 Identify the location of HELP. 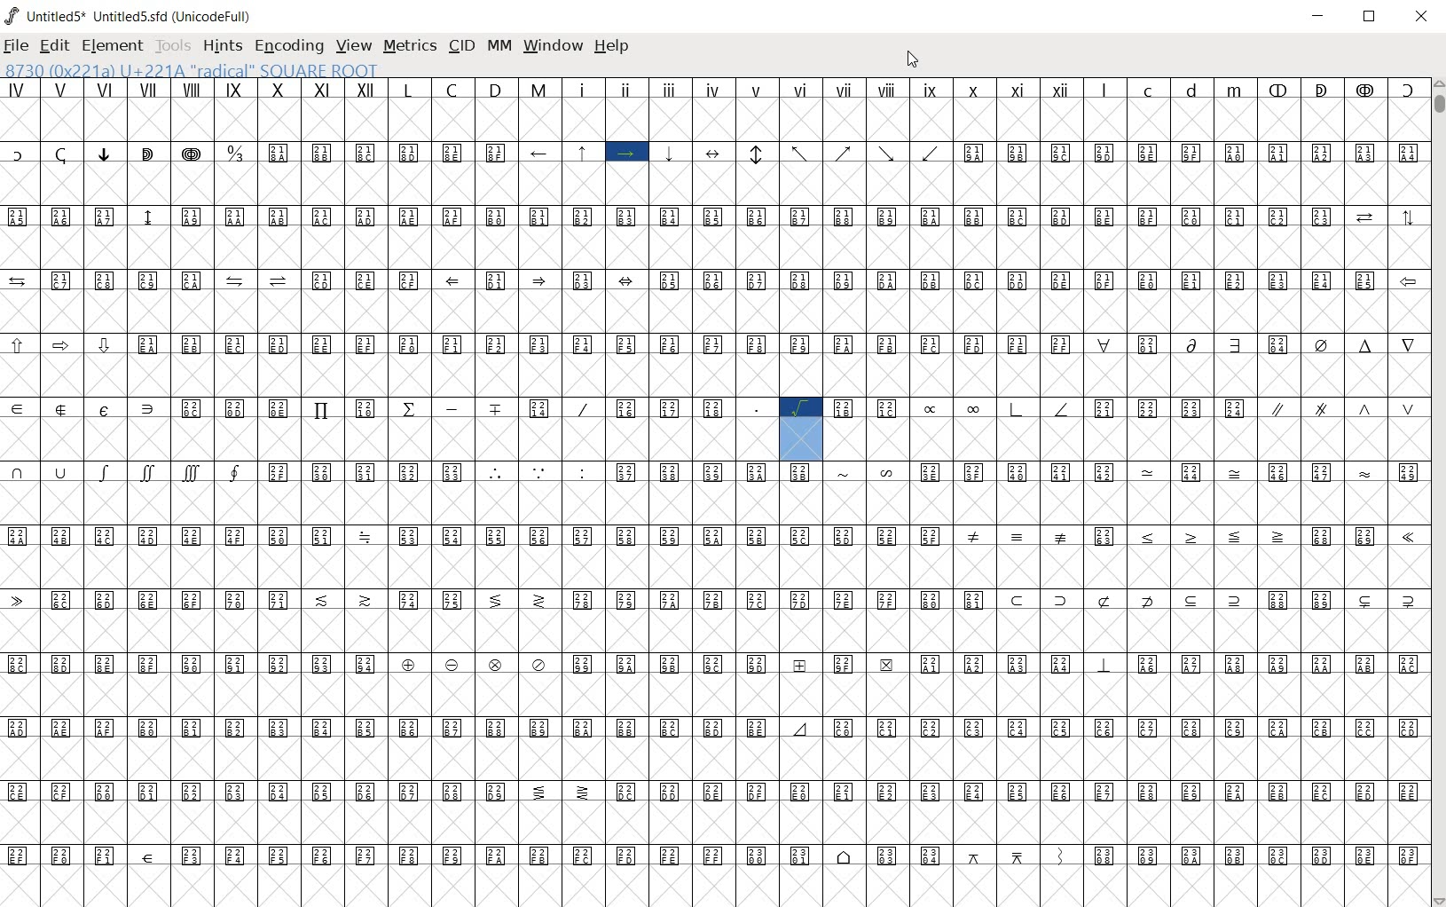
(615, 48).